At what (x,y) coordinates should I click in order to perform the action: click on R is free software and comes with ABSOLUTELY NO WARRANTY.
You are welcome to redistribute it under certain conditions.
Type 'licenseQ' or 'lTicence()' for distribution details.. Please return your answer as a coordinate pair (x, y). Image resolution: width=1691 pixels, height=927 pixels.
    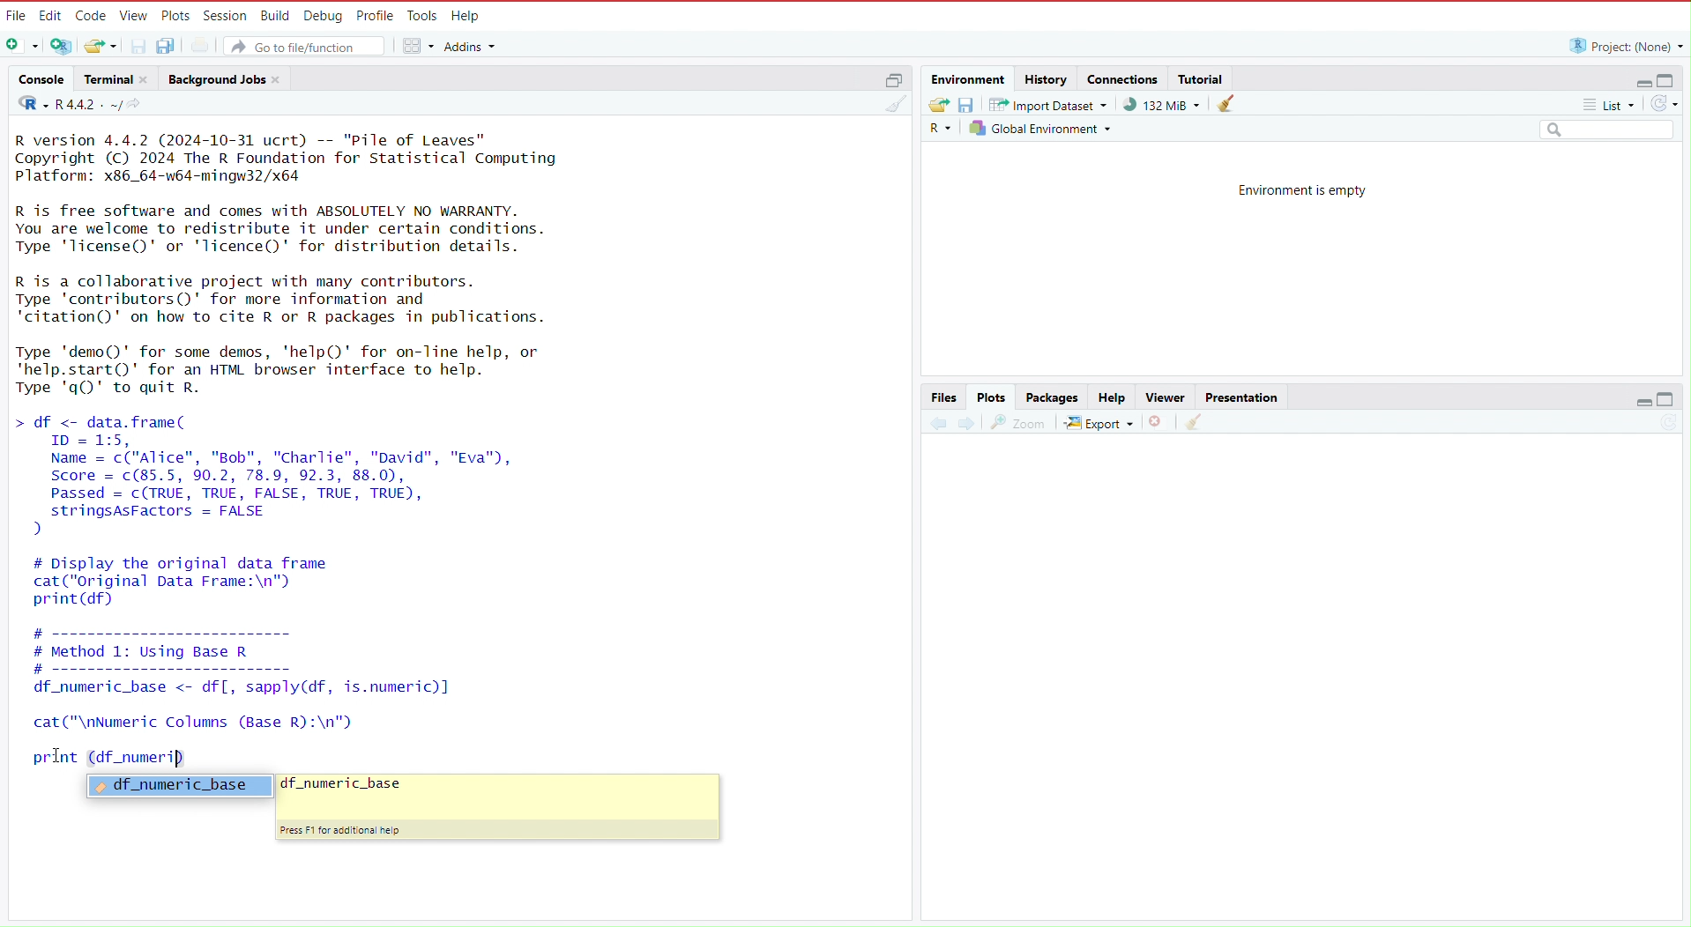
    Looking at the image, I should click on (286, 230).